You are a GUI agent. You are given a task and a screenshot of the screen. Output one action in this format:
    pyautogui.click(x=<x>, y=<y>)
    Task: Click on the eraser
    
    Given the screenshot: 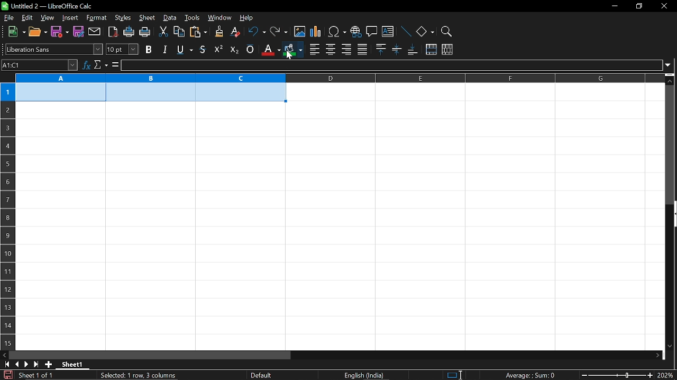 What is the action you would take?
    pyautogui.click(x=234, y=32)
    